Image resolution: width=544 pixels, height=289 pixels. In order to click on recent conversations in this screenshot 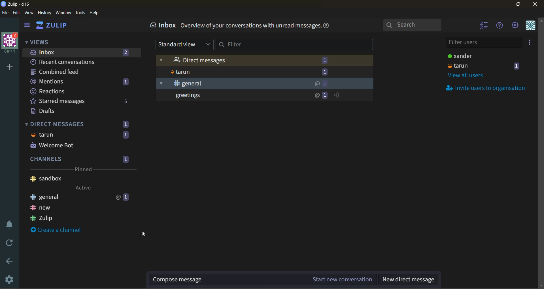, I will do `click(69, 62)`.